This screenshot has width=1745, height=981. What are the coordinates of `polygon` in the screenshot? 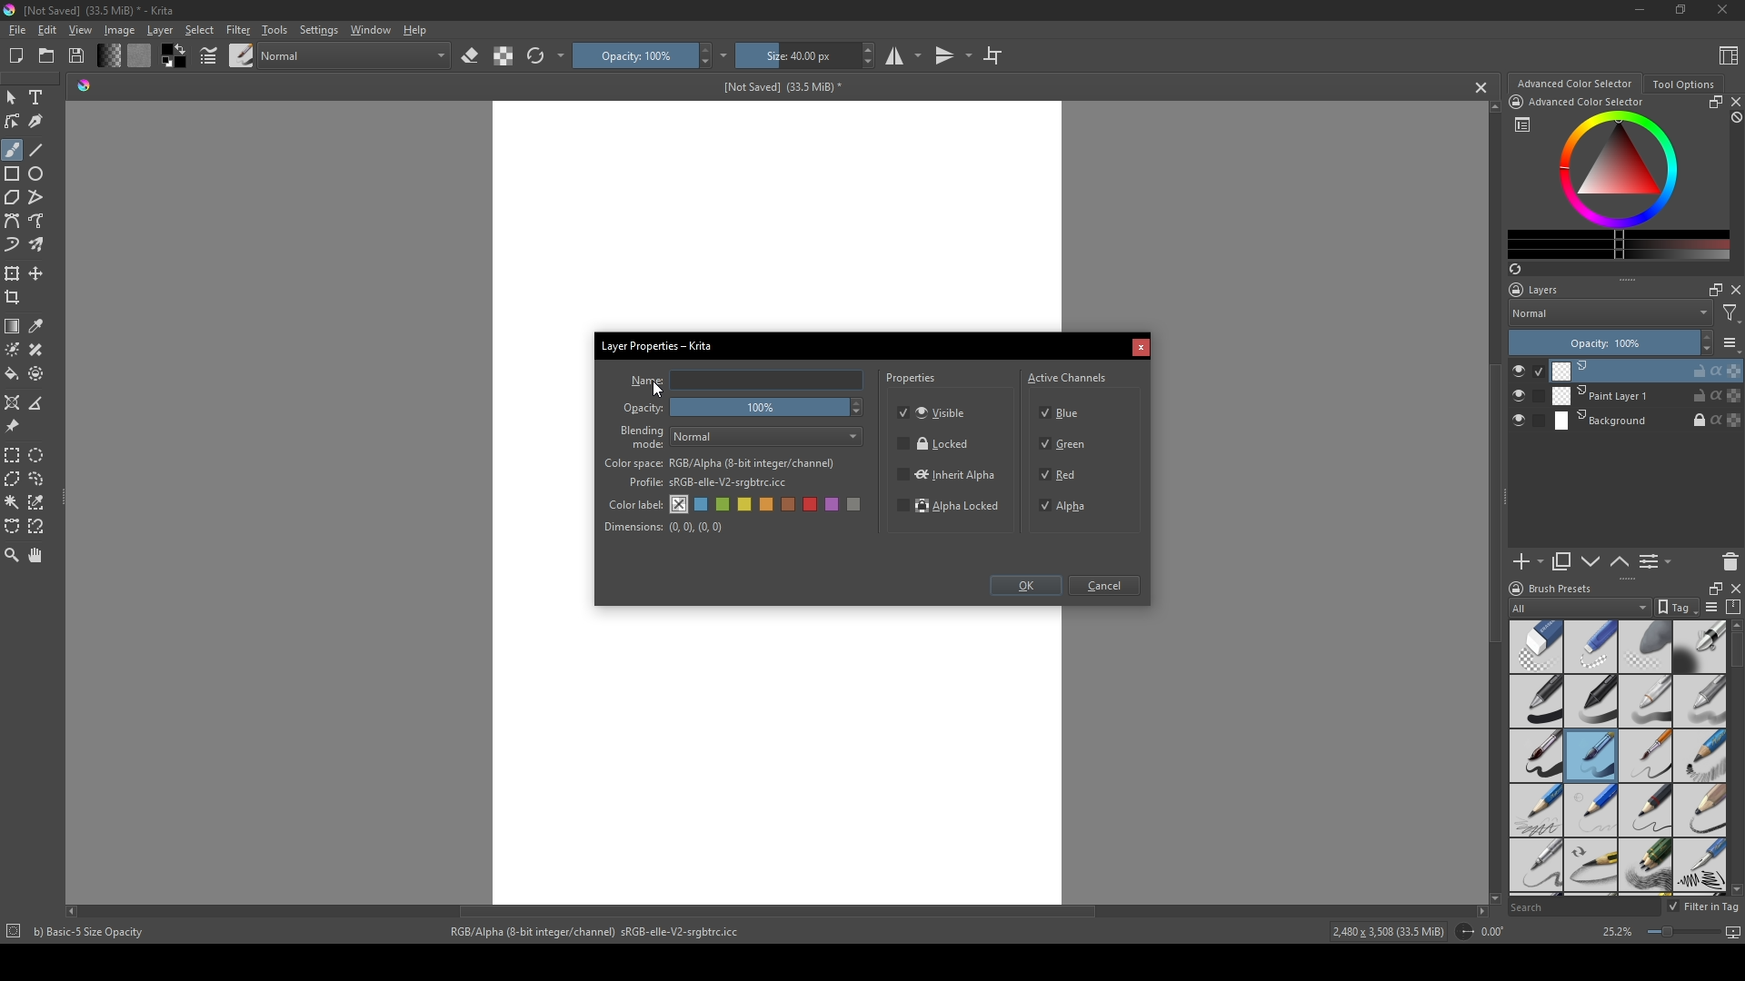 It's located at (12, 198).